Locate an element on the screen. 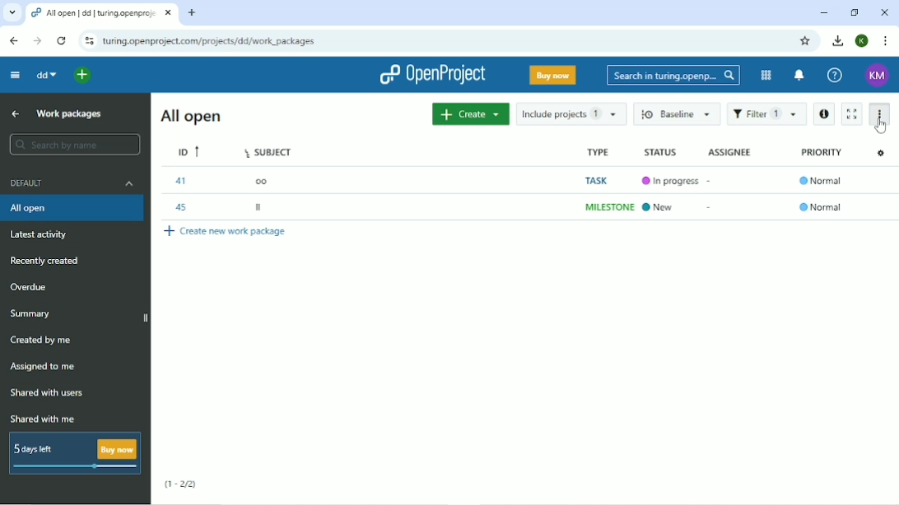 The height and width of the screenshot is (505, 899). Search by name is located at coordinates (74, 144).